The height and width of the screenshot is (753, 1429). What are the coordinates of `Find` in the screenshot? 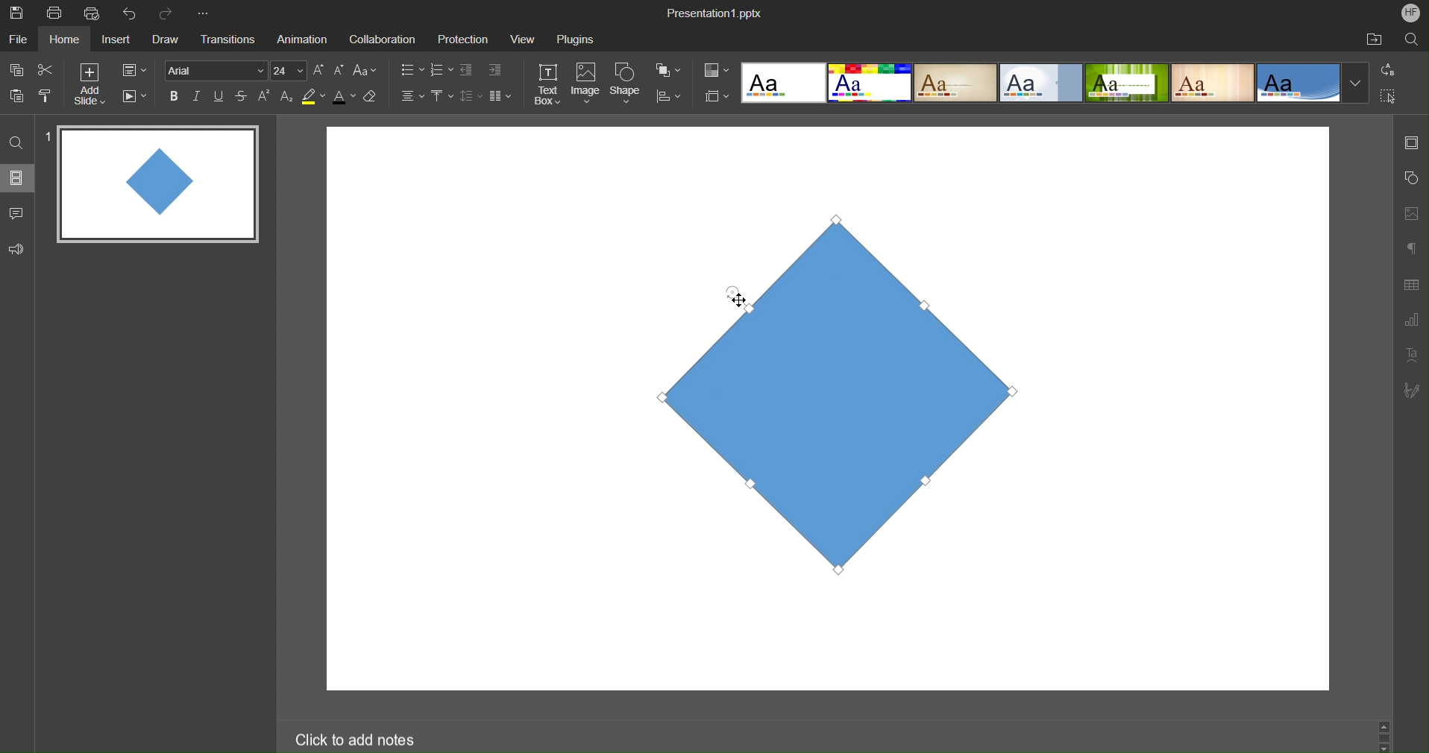 It's located at (17, 143).